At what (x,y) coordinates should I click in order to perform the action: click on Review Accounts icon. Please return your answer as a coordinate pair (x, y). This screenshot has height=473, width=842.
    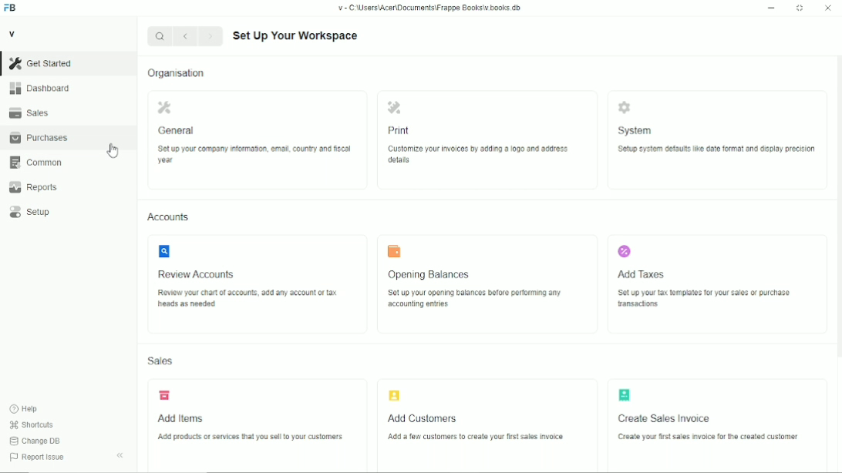
    Looking at the image, I should click on (163, 251).